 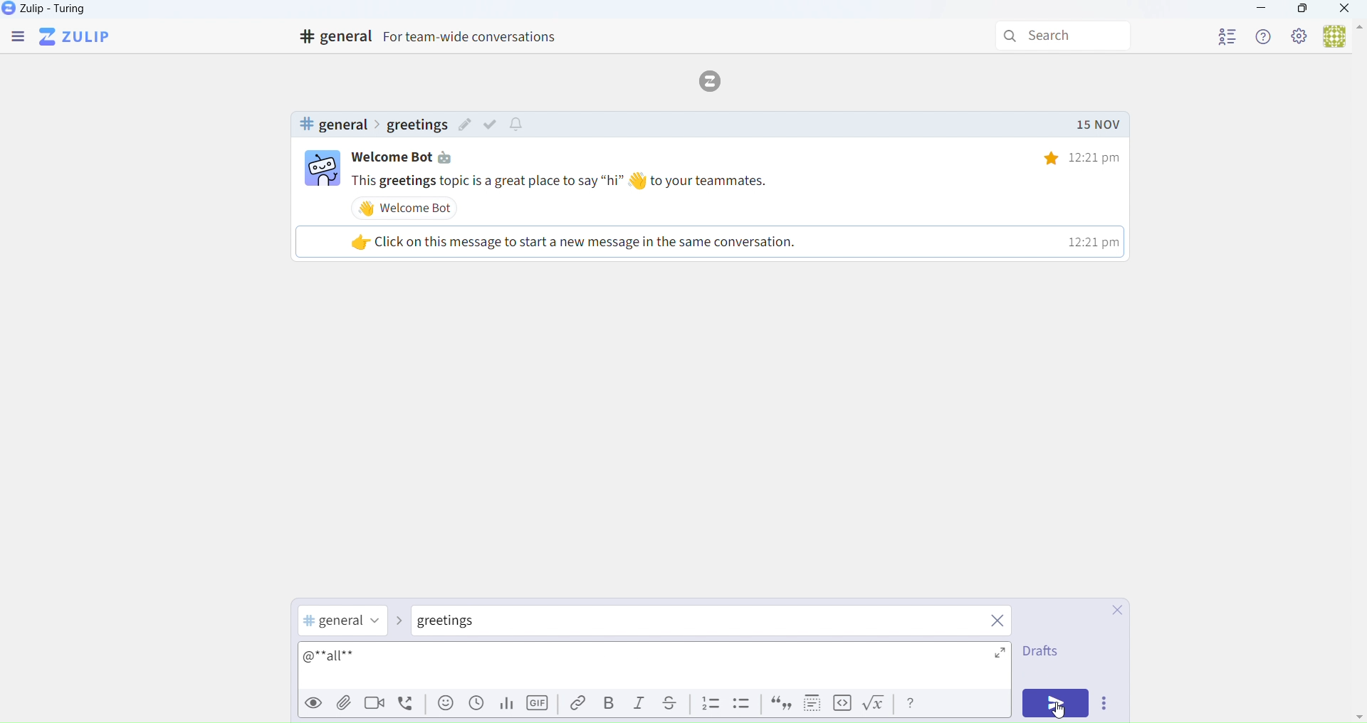 I want to click on Settings, so click(x=1300, y=37).